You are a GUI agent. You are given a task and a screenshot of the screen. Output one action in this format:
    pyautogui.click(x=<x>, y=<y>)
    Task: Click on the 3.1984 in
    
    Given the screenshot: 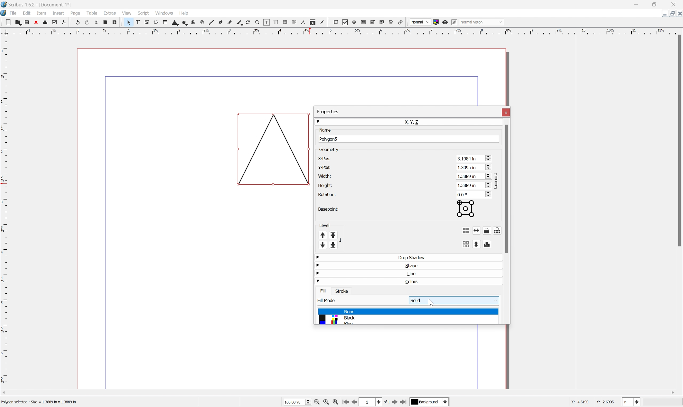 What is the action you would take?
    pyautogui.click(x=474, y=159)
    